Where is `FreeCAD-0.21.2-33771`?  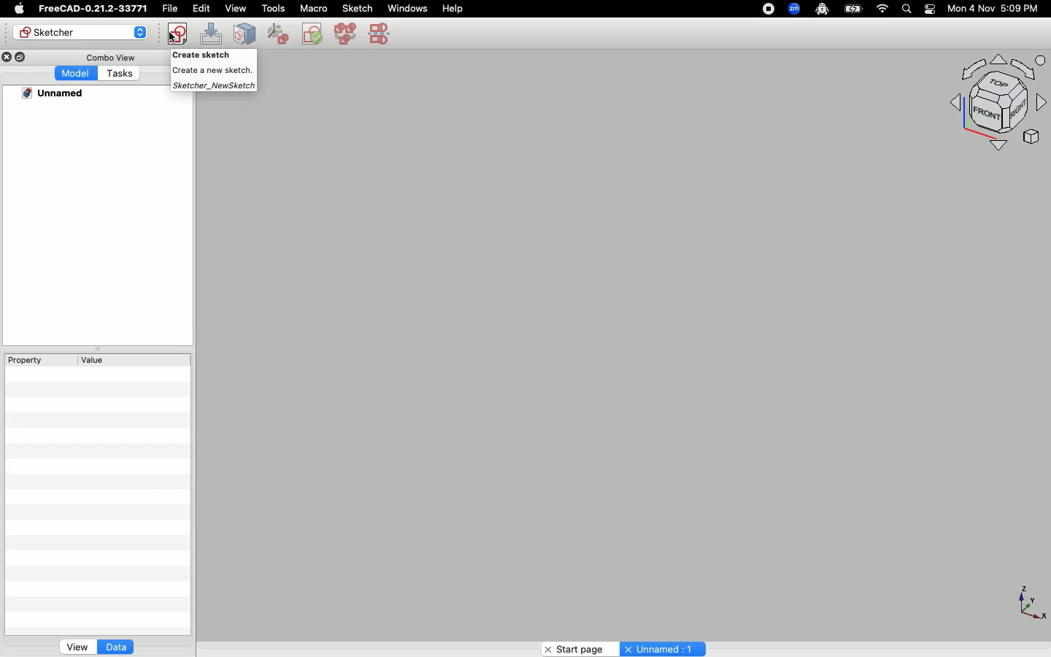
FreeCAD-0.21.2-33771 is located at coordinates (91, 9).